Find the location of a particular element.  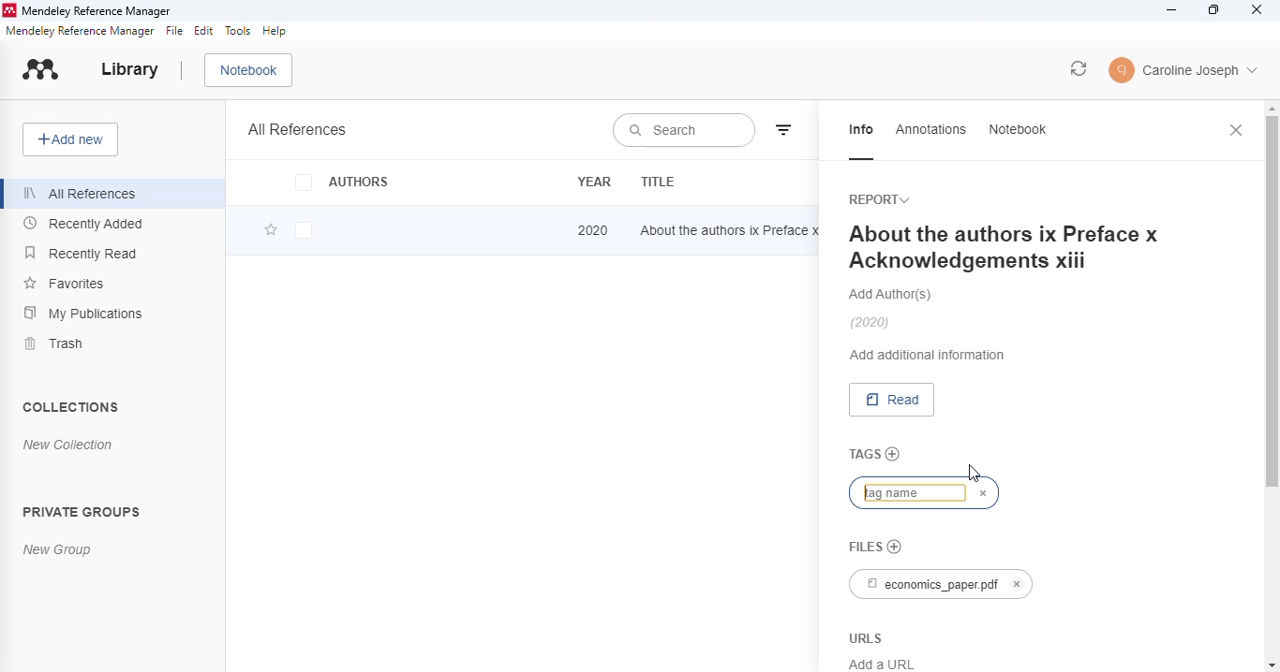

private groups is located at coordinates (82, 510).